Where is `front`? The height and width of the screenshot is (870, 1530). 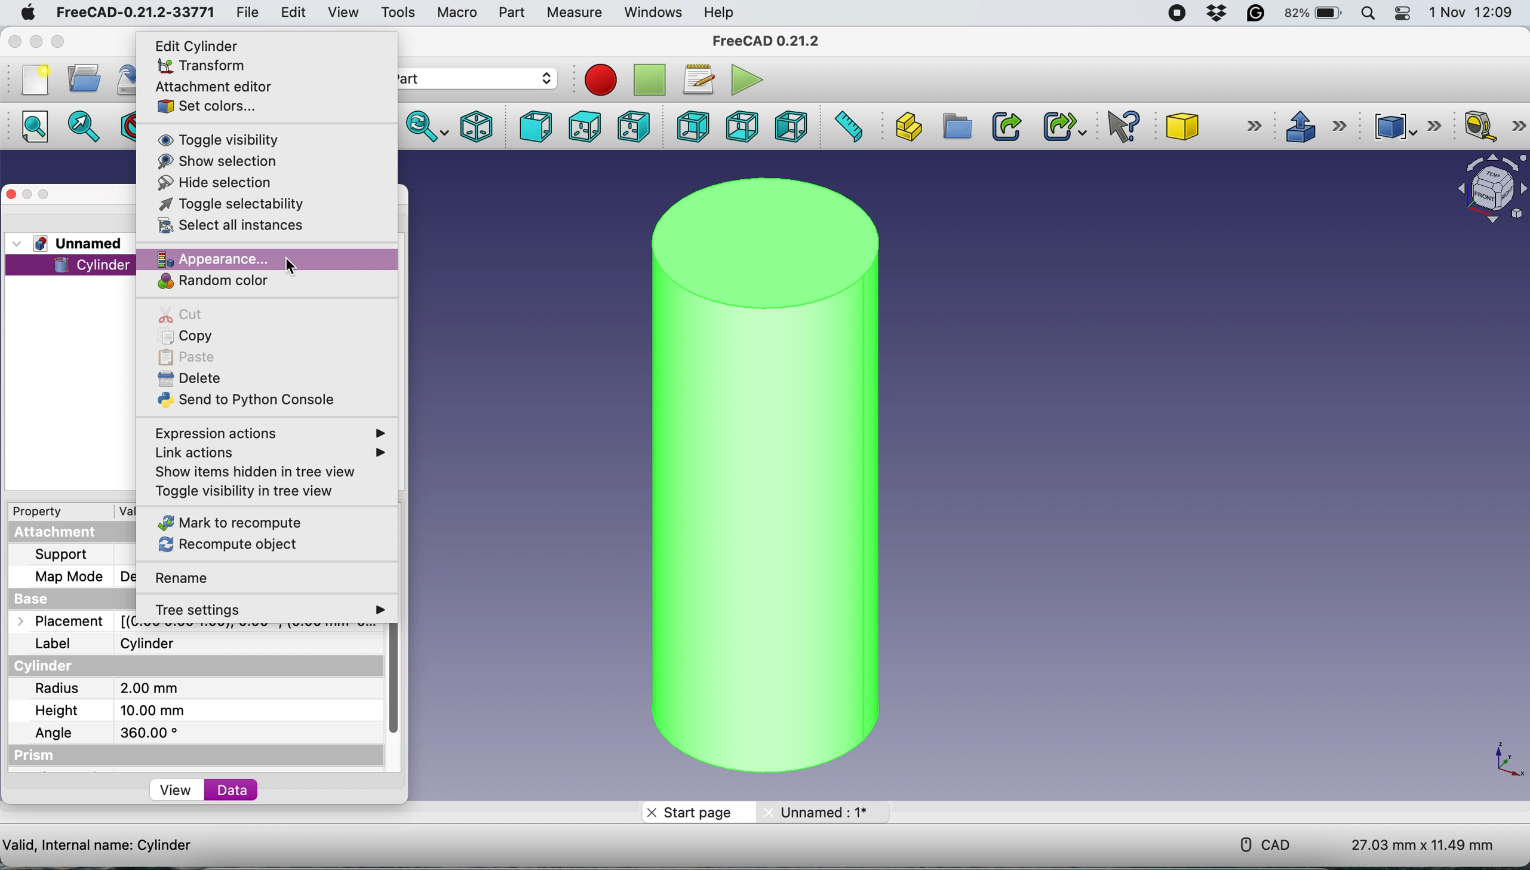
front is located at coordinates (533, 125).